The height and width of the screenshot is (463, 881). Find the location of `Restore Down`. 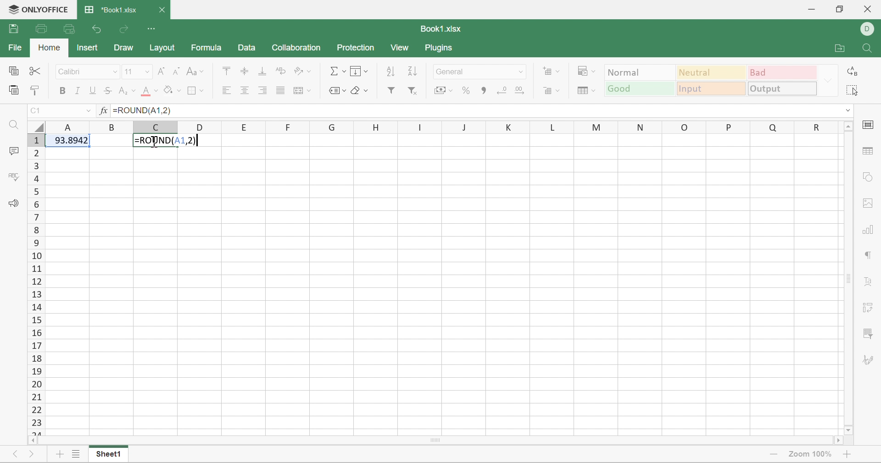

Restore Down is located at coordinates (838, 10).